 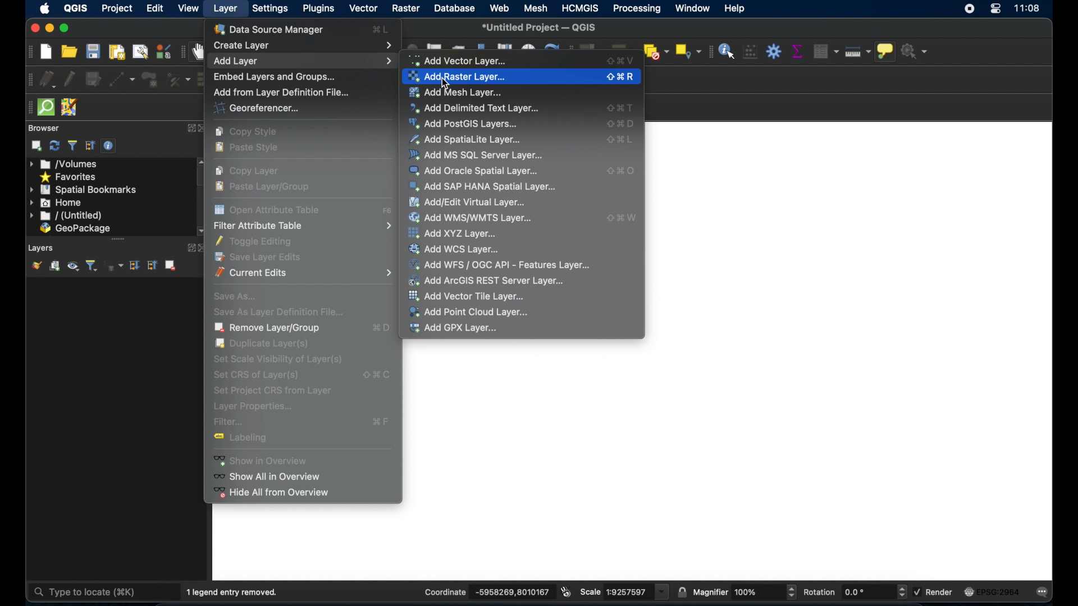 What do you see at coordinates (567, 591) in the screenshot?
I see `toggle extents and mouse position display` at bounding box center [567, 591].